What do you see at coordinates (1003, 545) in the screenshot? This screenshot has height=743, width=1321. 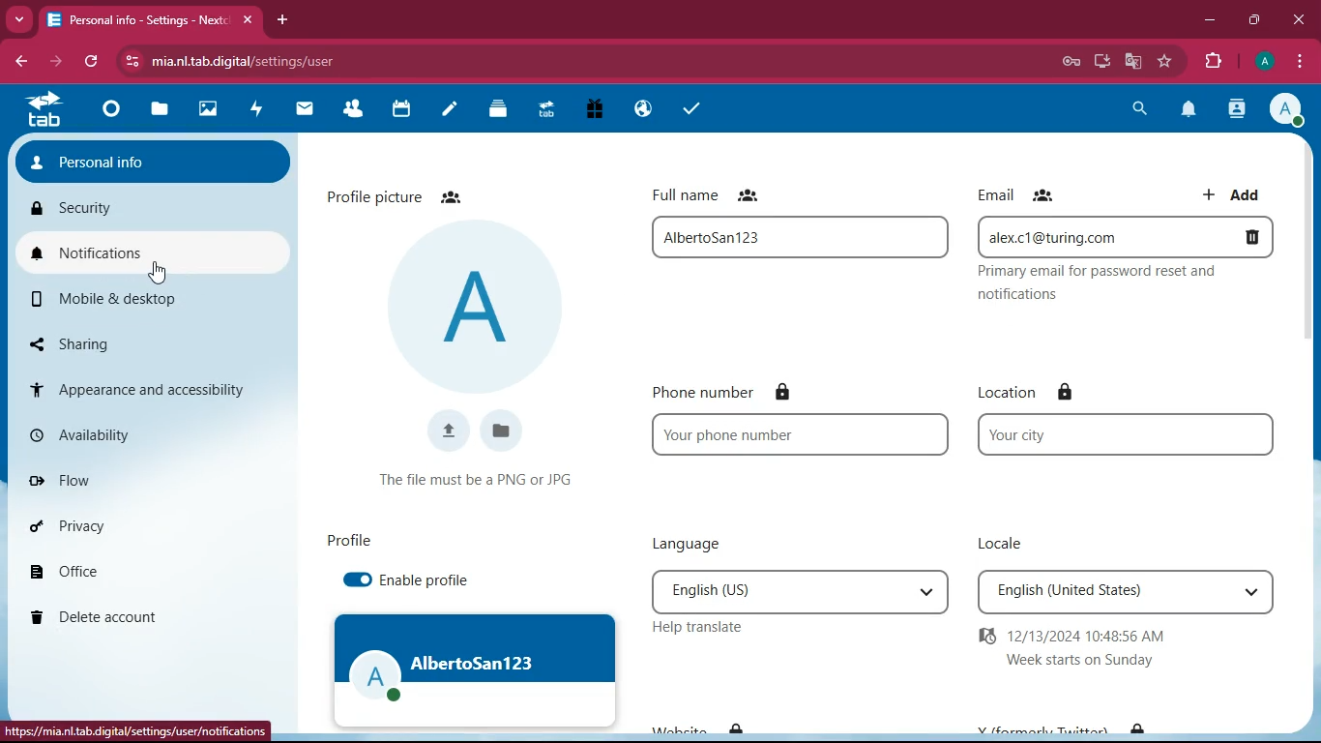 I see `locale` at bounding box center [1003, 545].